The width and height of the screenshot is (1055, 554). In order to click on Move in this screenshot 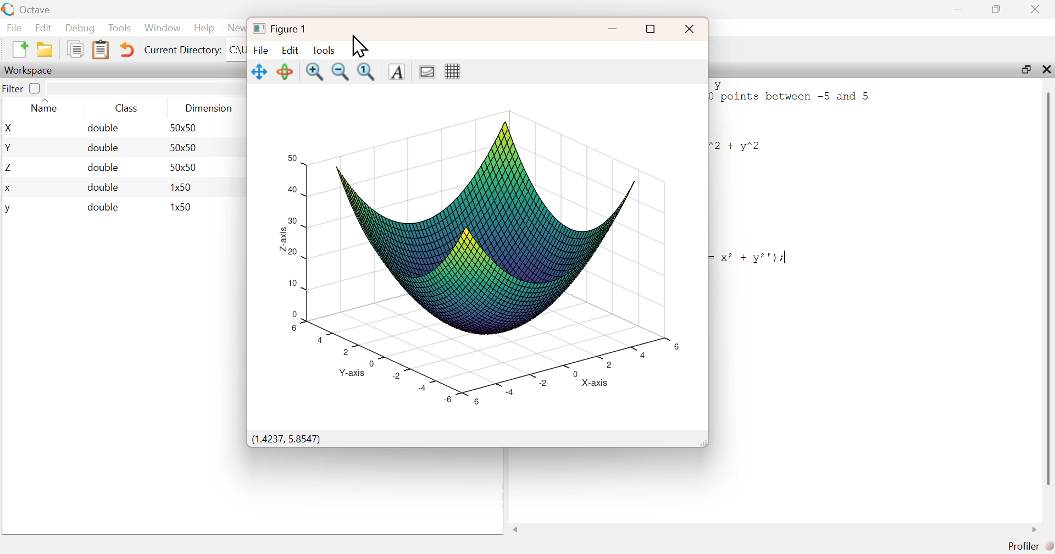, I will do `click(260, 72)`.